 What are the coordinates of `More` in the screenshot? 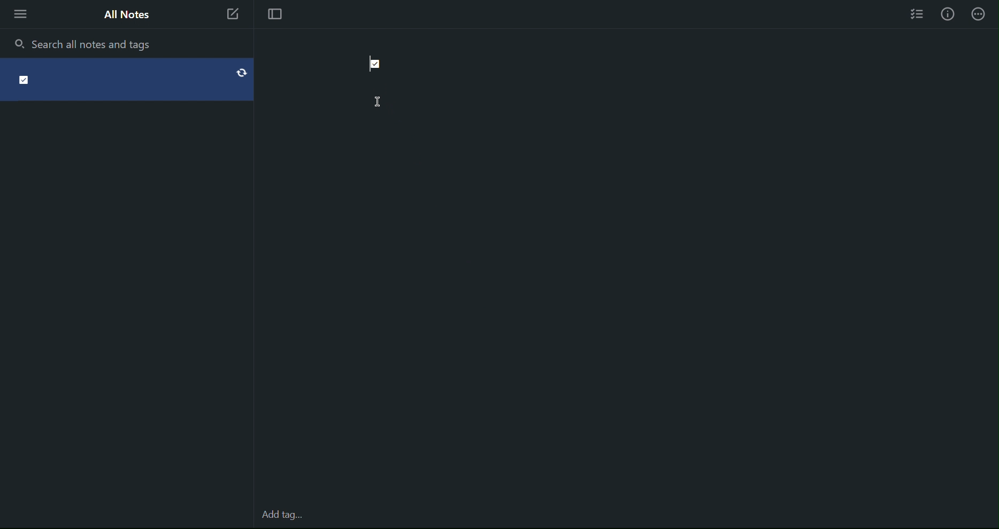 It's located at (20, 14).